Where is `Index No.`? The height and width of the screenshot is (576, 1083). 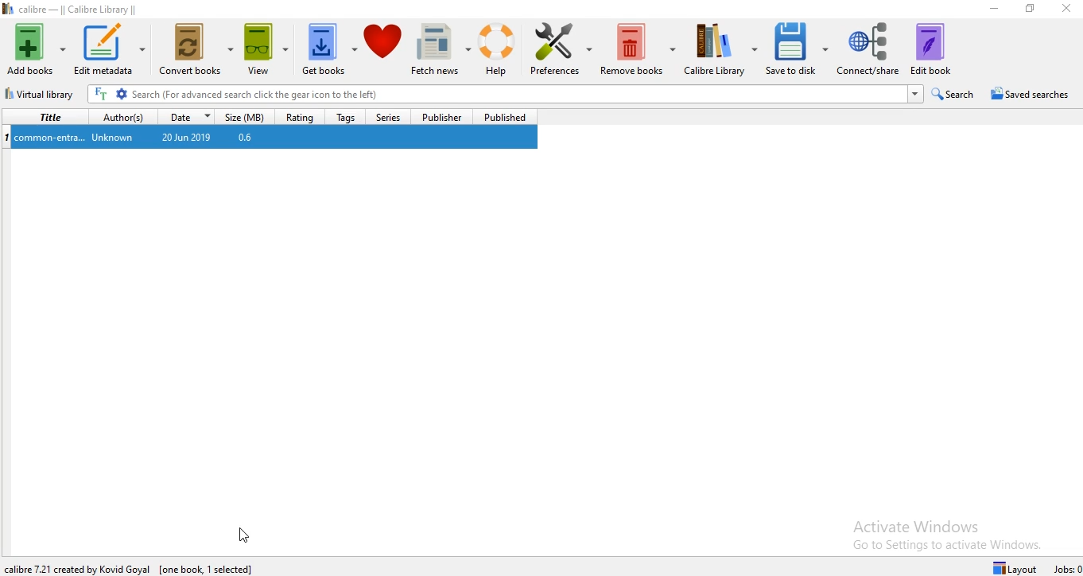 Index No. is located at coordinates (7, 135).